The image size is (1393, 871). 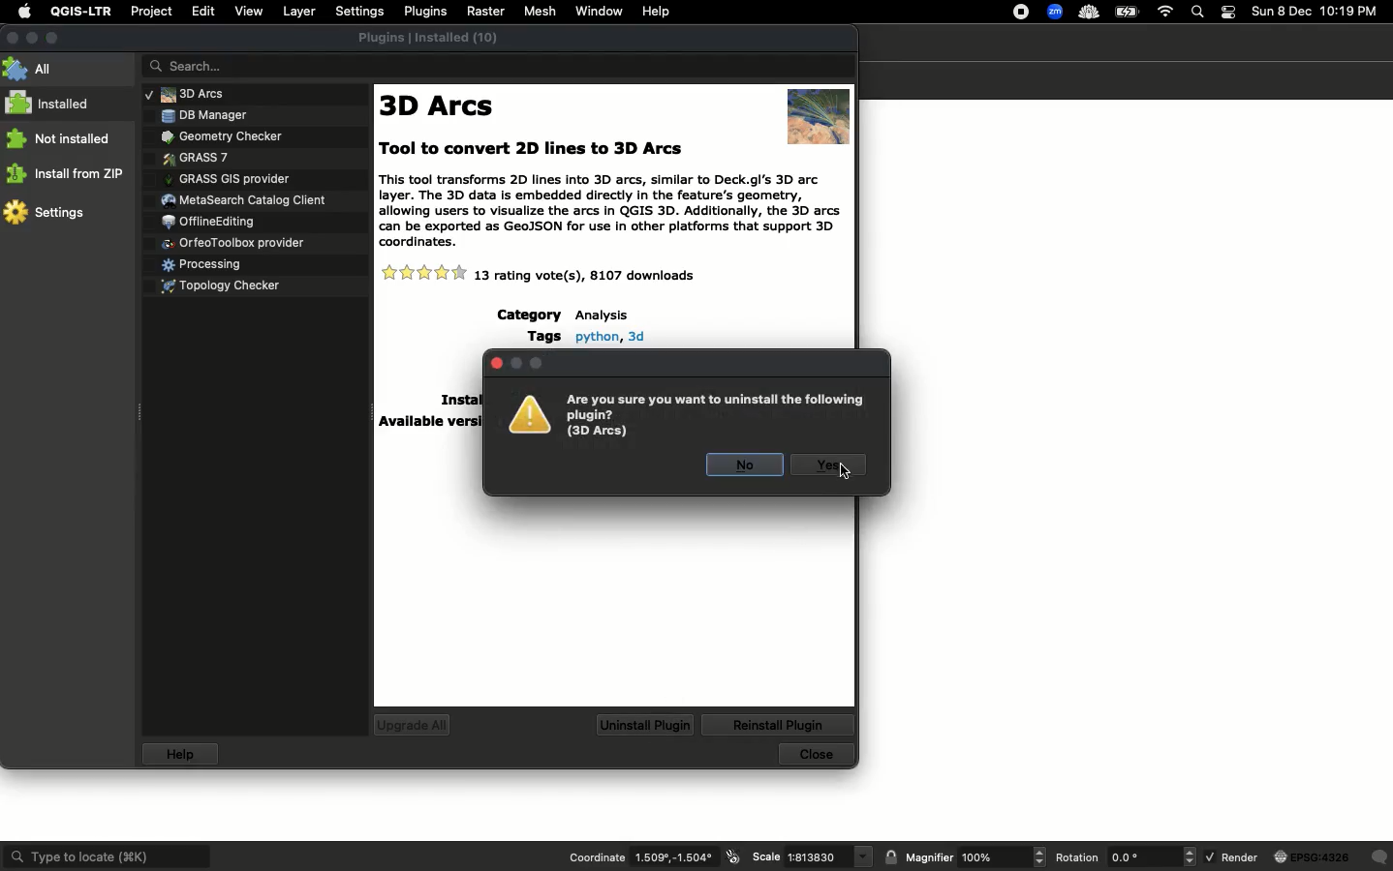 What do you see at coordinates (425, 12) in the screenshot?
I see `Plugins` at bounding box center [425, 12].